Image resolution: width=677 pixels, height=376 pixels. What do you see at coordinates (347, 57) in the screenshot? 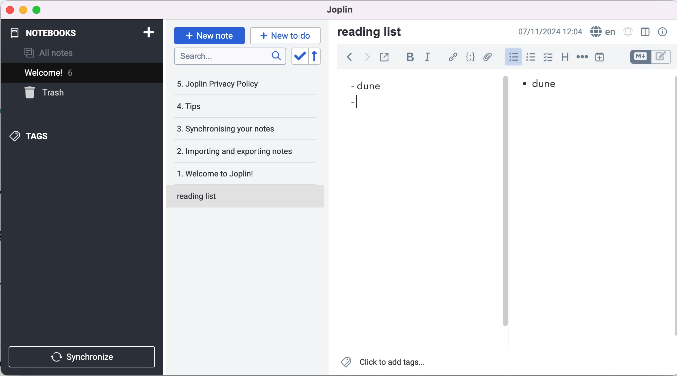
I see `back` at bounding box center [347, 57].